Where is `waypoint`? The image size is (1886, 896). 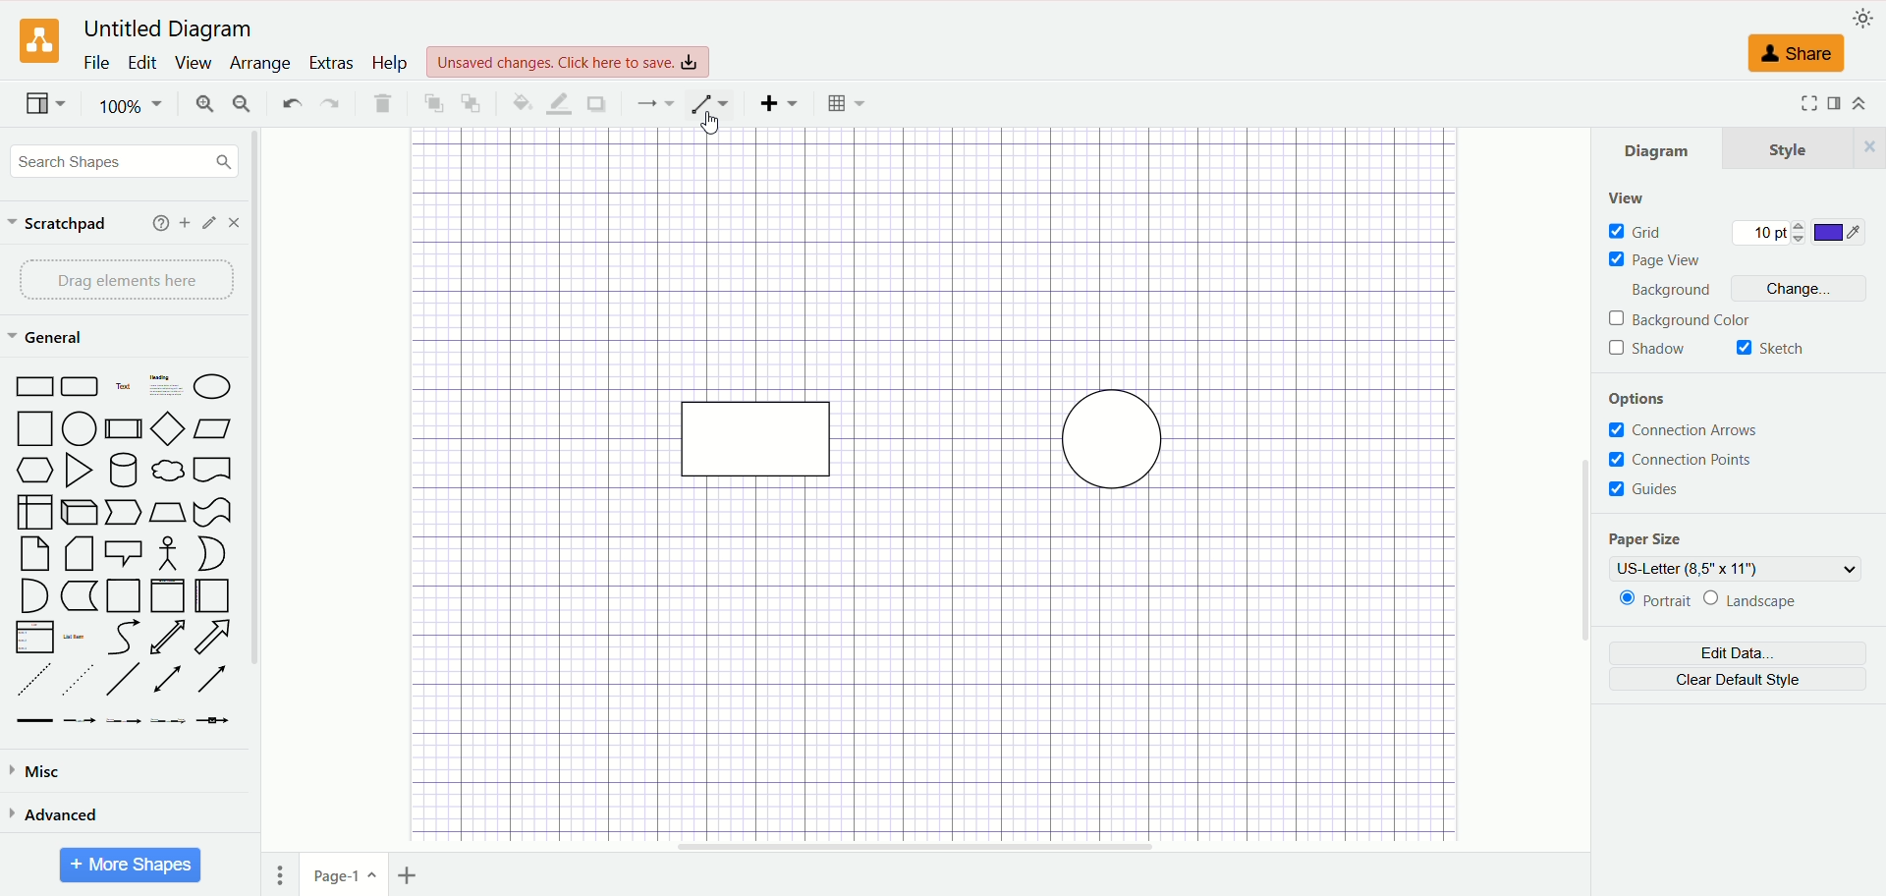
waypoint is located at coordinates (709, 105).